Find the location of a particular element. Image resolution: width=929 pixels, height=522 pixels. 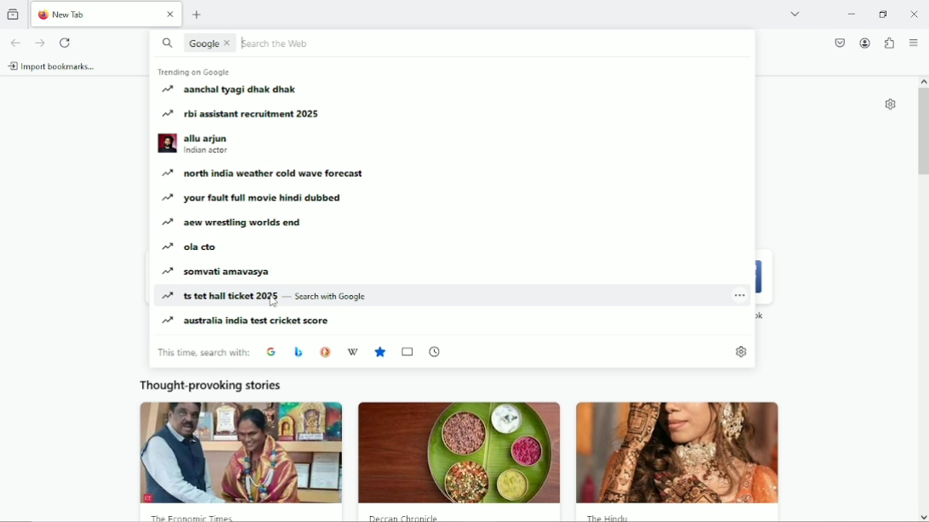

deccan chronicle is located at coordinates (411, 518).